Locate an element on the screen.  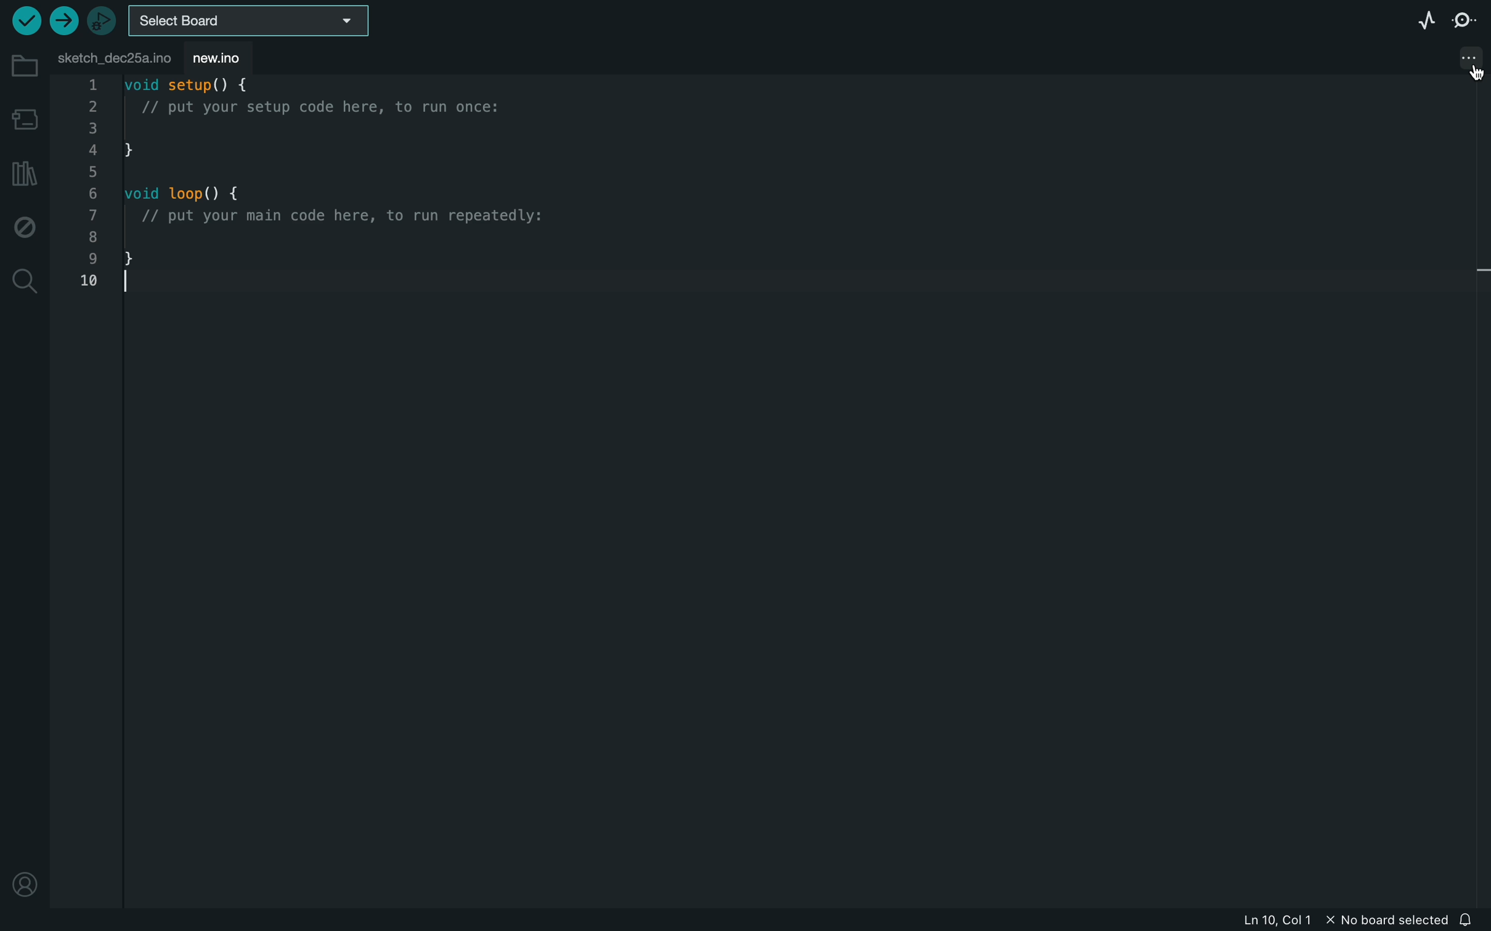
debug is located at coordinates (25, 227).